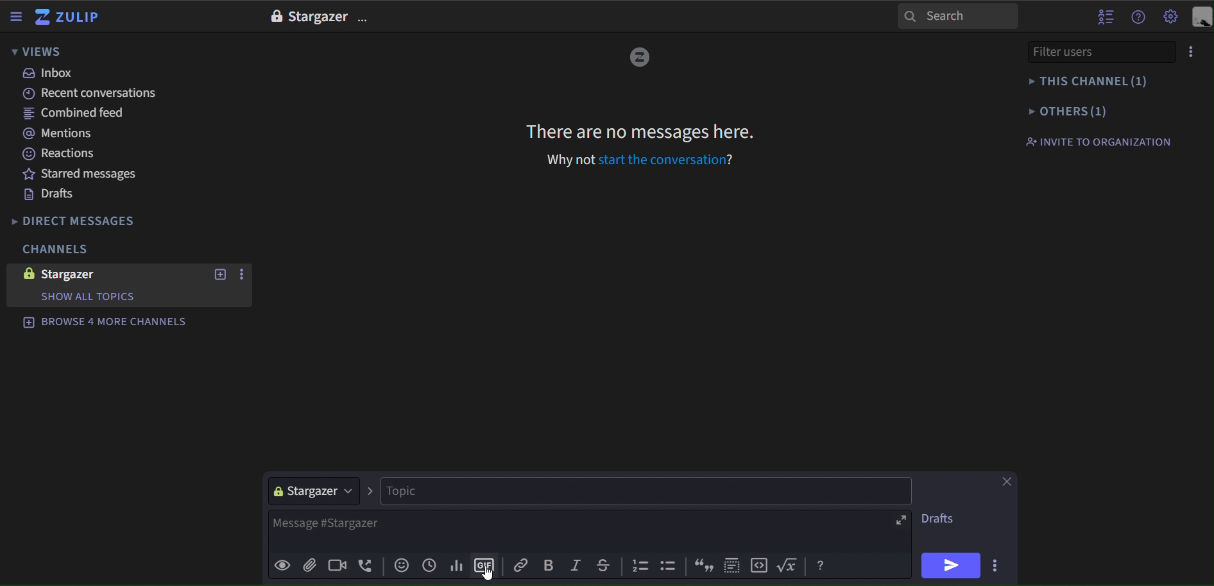 The image size is (1214, 586). What do you see at coordinates (334, 566) in the screenshot?
I see `add video call` at bounding box center [334, 566].